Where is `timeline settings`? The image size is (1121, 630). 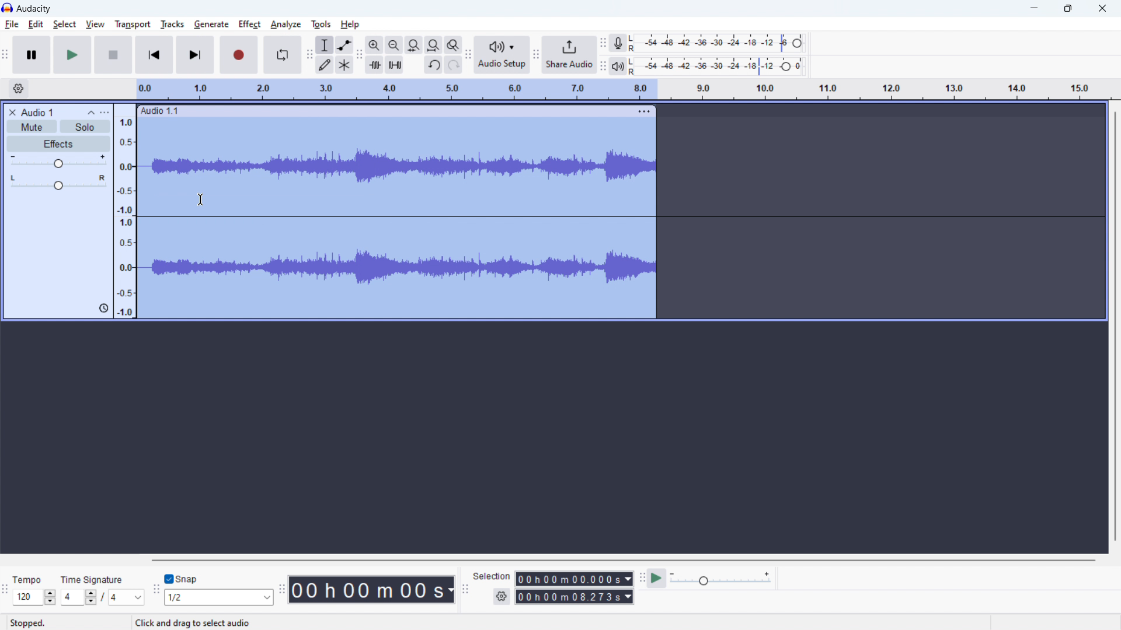 timeline settings is located at coordinates (18, 89).